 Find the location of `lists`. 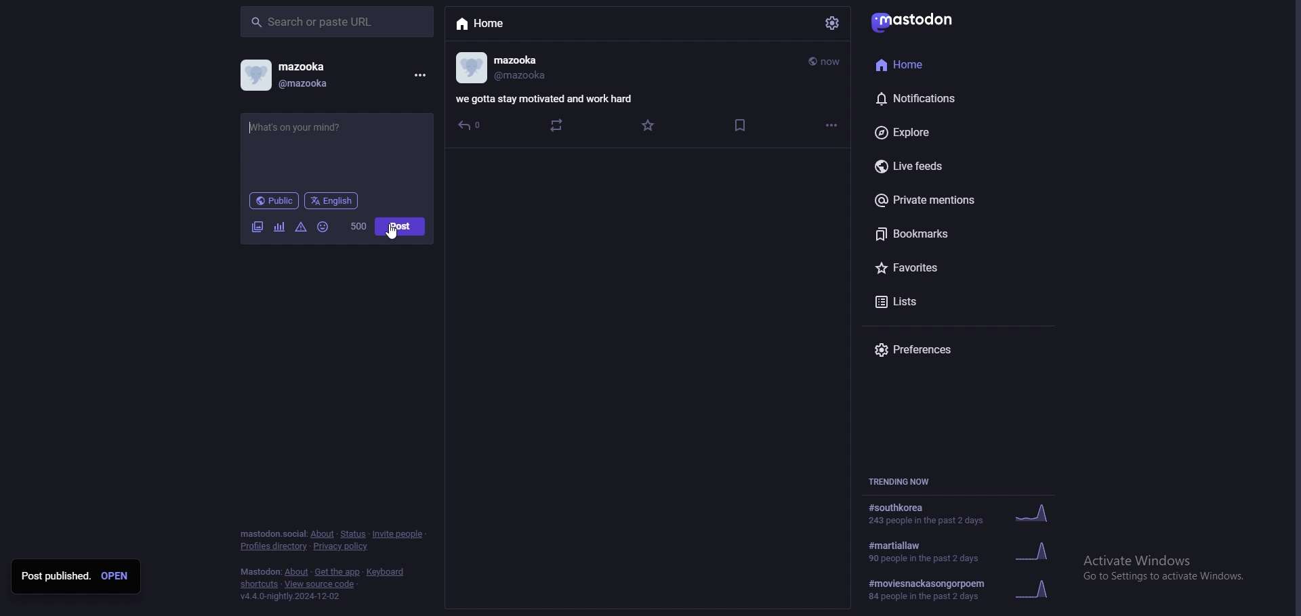

lists is located at coordinates (938, 303).